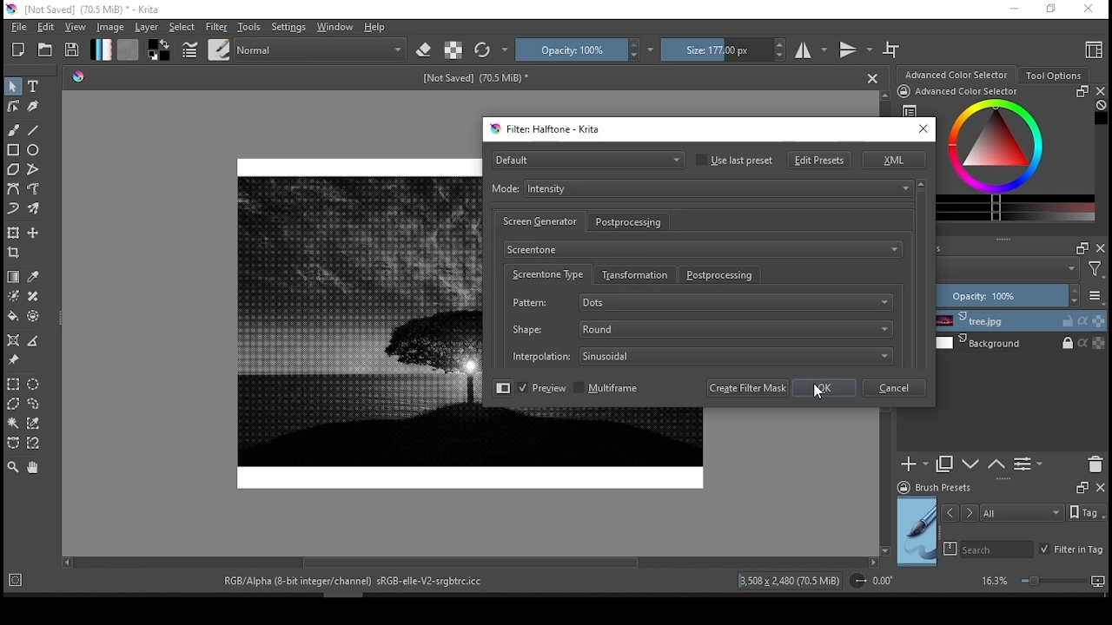 The height and width of the screenshot is (625, 1112). Describe the element at coordinates (546, 273) in the screenshot. I see `screentone type` at that location.